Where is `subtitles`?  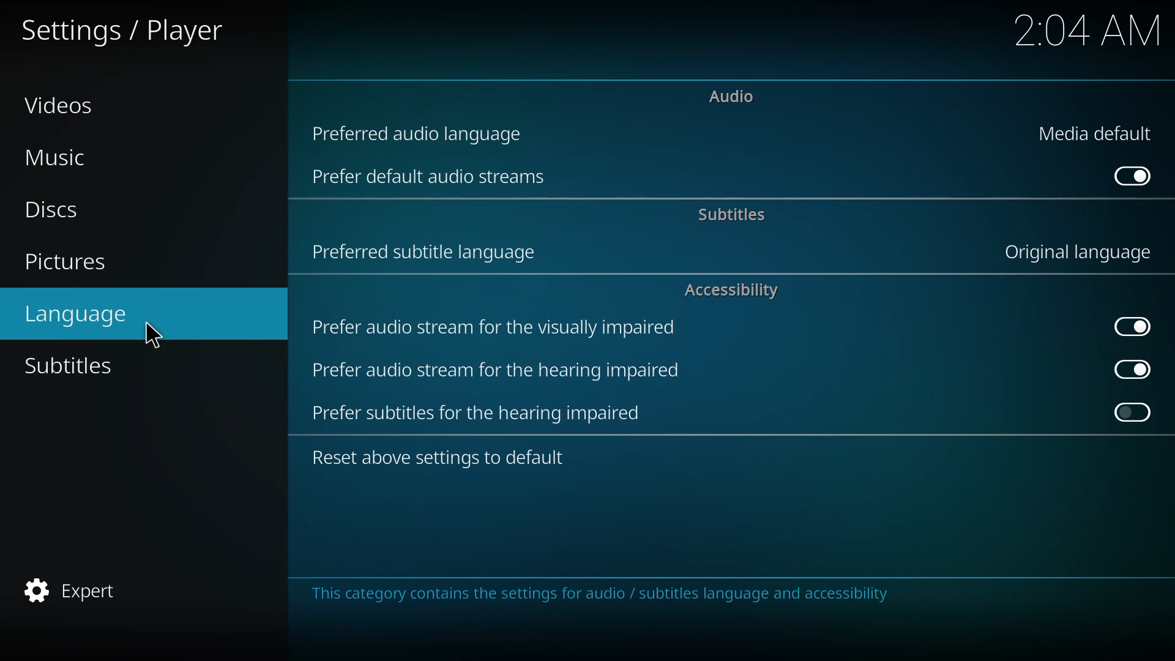
subtitles is located at coordinates (71, 365).